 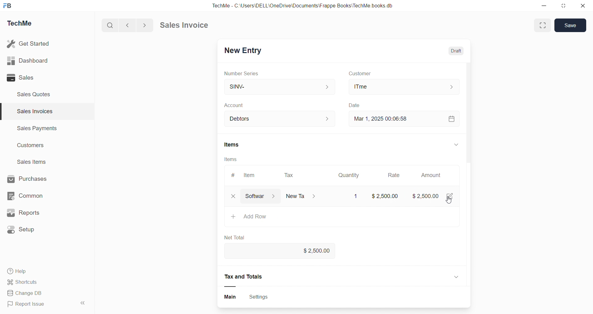 I want to click on $0.00, so click(x=389, y=196).